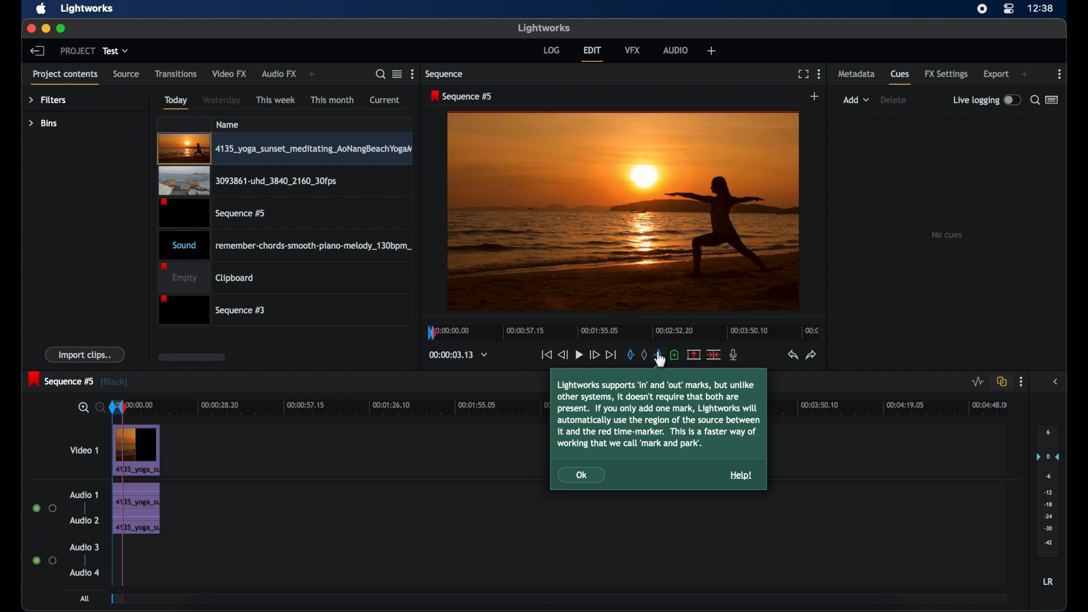  I want to click on add a cue at current position, so click(675, 355).